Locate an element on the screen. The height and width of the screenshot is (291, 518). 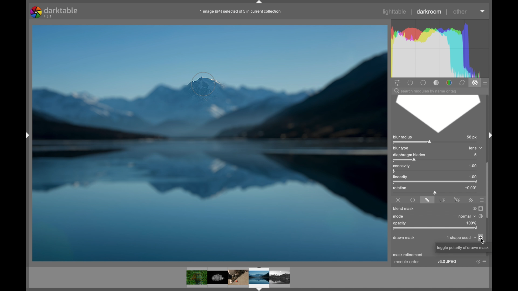
darkroom is located at coordinates (429, 12).